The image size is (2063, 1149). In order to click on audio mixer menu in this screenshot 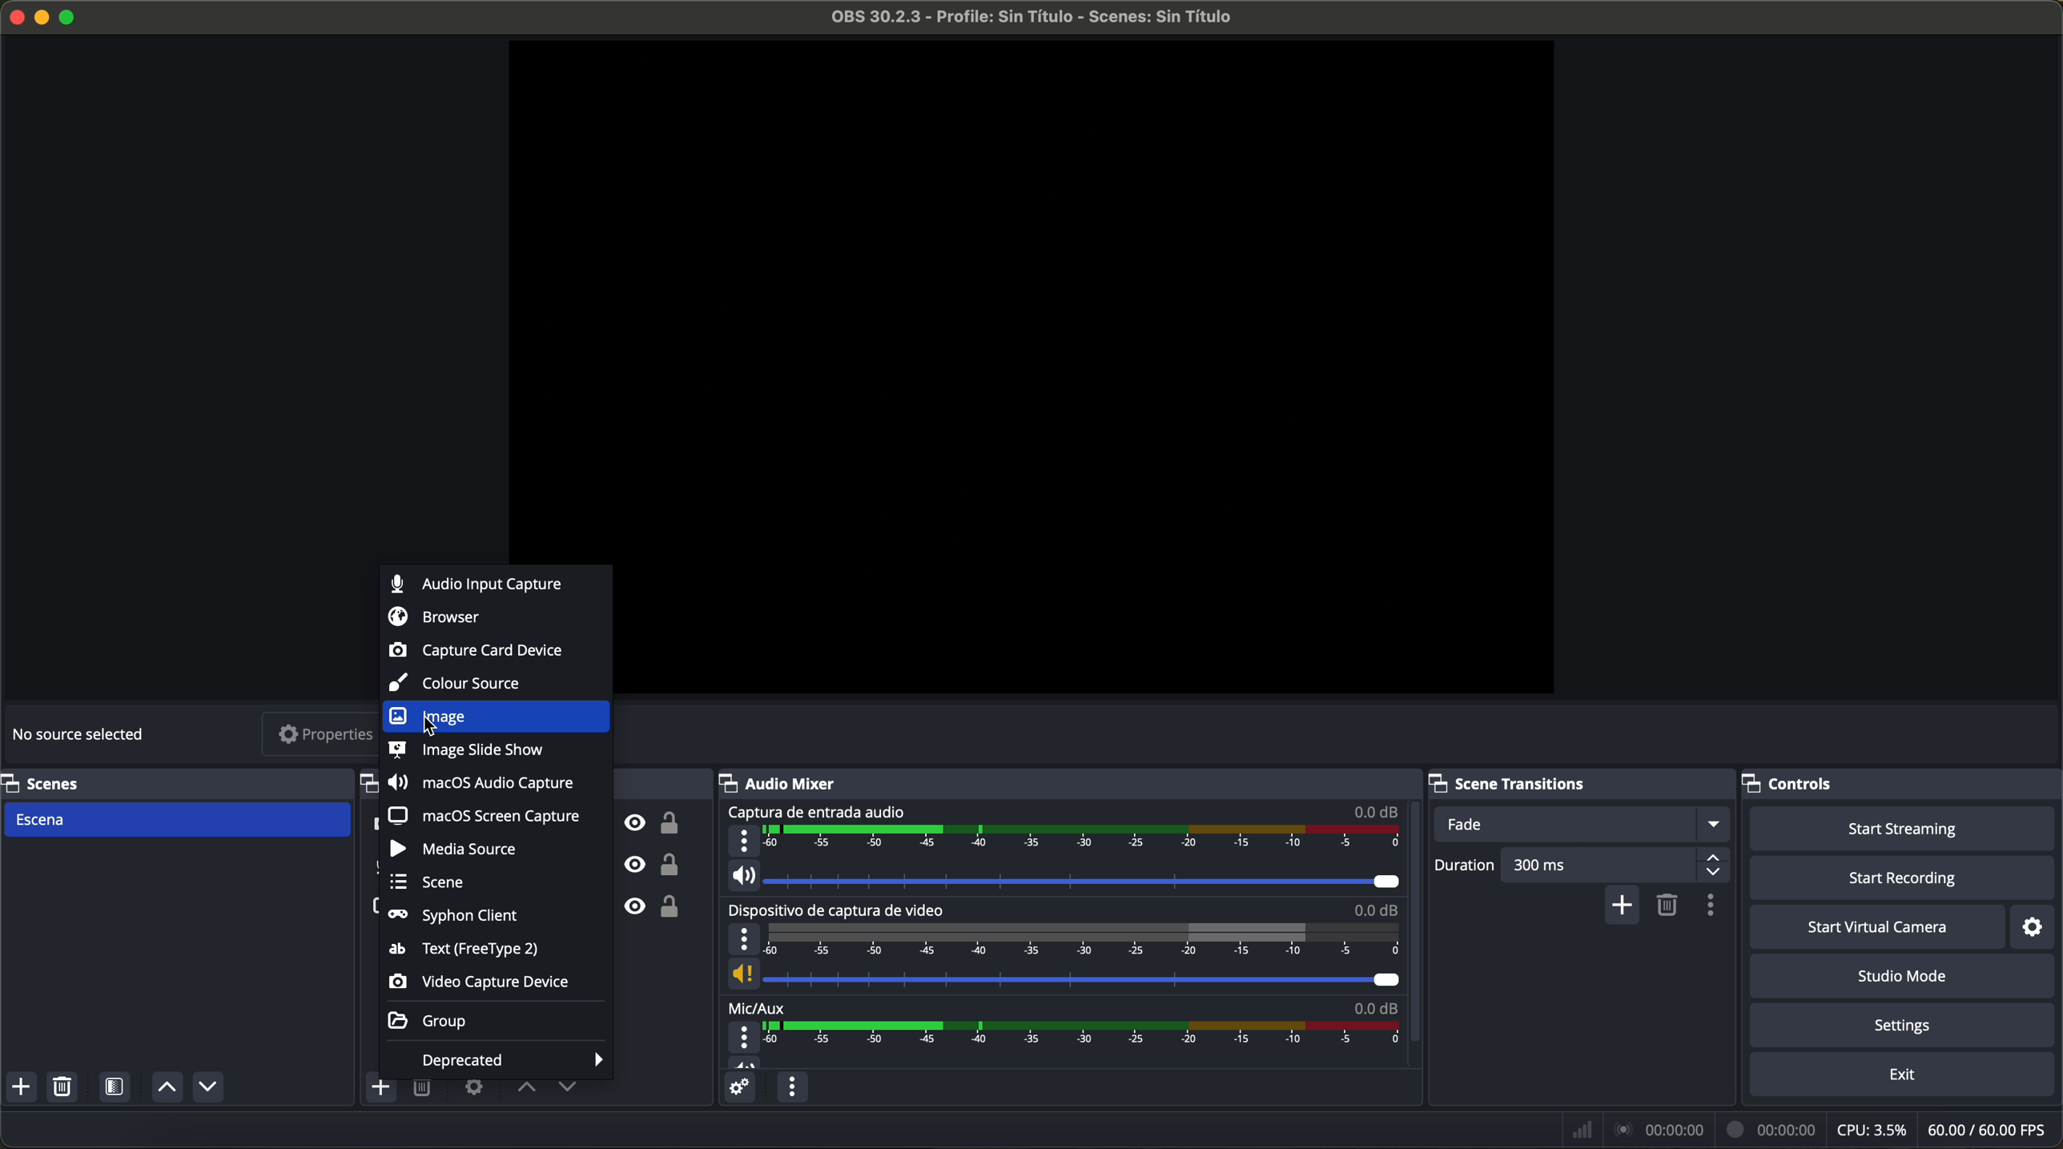, I will do `click(791, 1087)`.